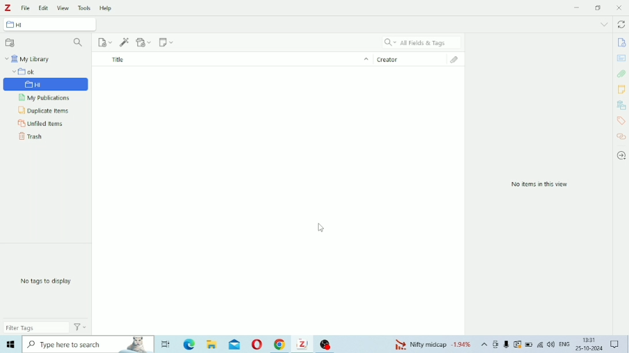 The height and width of the screenshot is (353, 629). I want to click on New Item, so click(105, 43).